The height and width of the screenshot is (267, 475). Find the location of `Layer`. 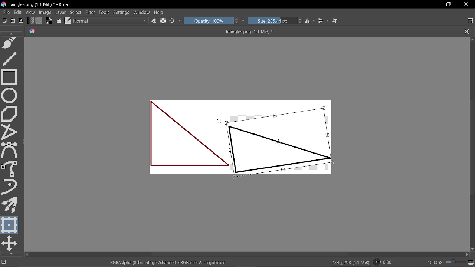

Layer is located at coordinates (61, 13).